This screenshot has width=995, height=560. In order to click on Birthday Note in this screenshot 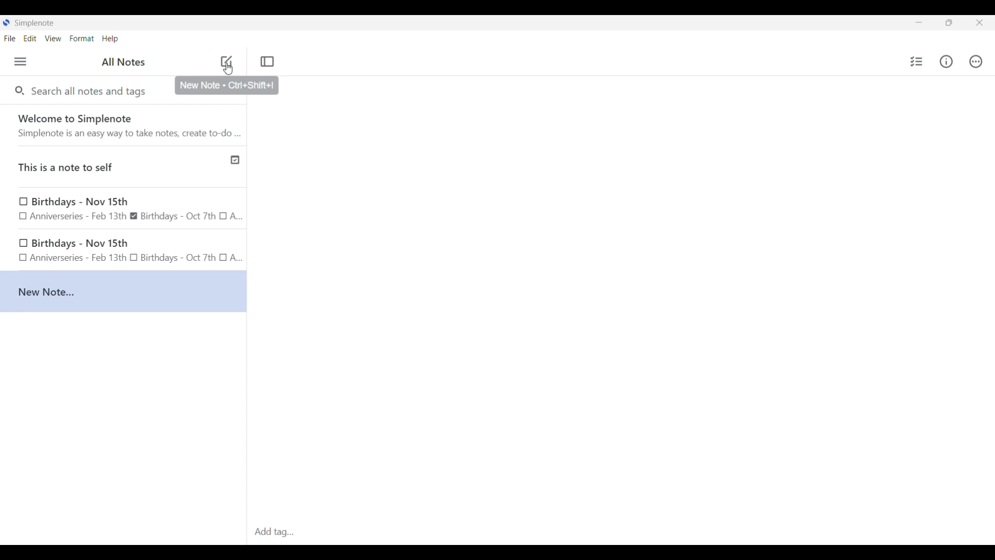, I will do `click(124, 207)`.